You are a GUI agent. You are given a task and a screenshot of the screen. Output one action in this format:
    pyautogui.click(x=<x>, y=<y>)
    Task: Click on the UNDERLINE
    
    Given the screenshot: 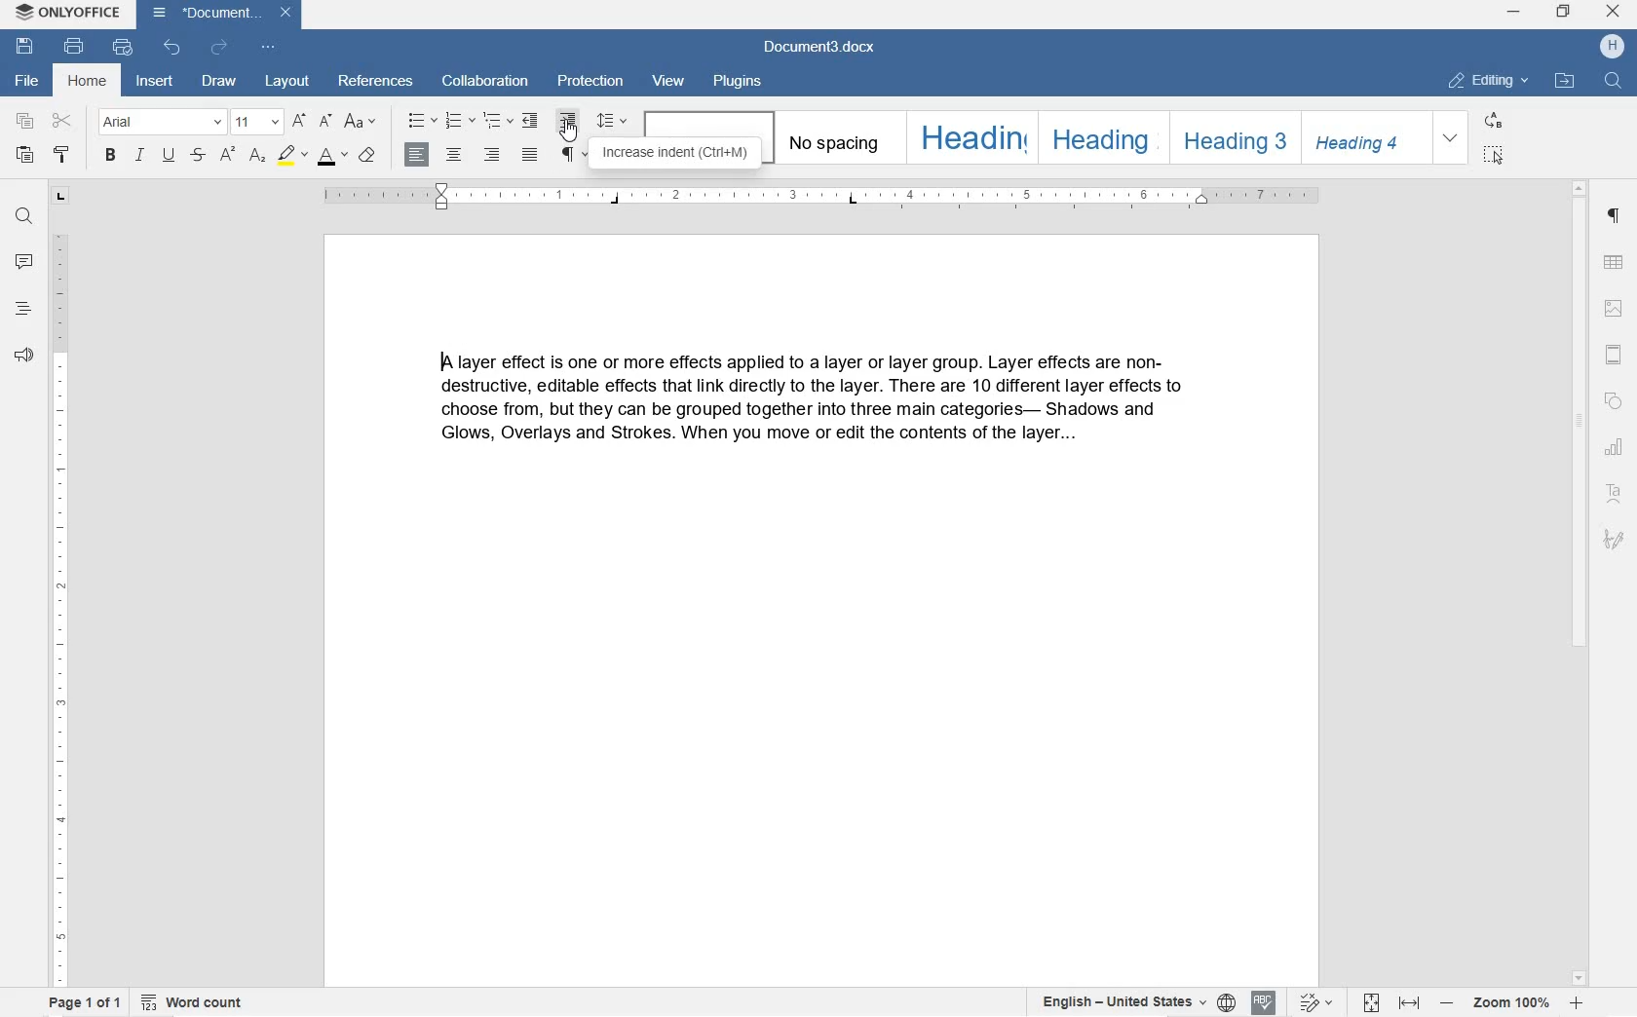 What is the action you would take?
    pyautogui.click(x=169, y=156)
    